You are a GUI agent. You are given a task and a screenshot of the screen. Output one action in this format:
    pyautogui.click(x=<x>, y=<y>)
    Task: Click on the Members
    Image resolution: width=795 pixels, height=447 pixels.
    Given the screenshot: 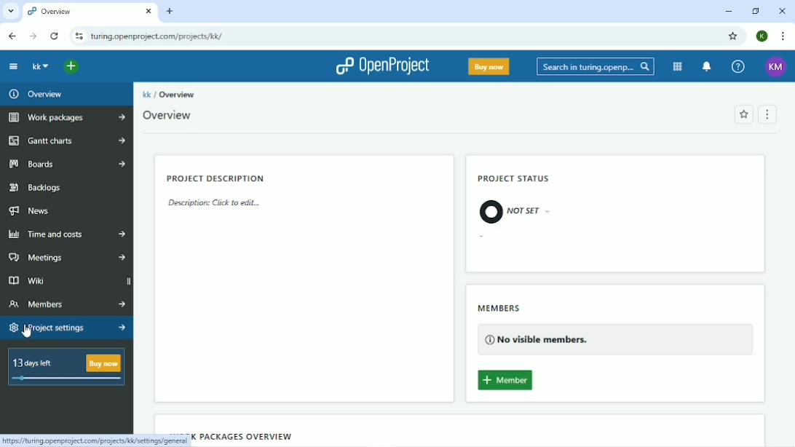 What is the action you would take?
    pyautogui.click(x=66, y=304)
    